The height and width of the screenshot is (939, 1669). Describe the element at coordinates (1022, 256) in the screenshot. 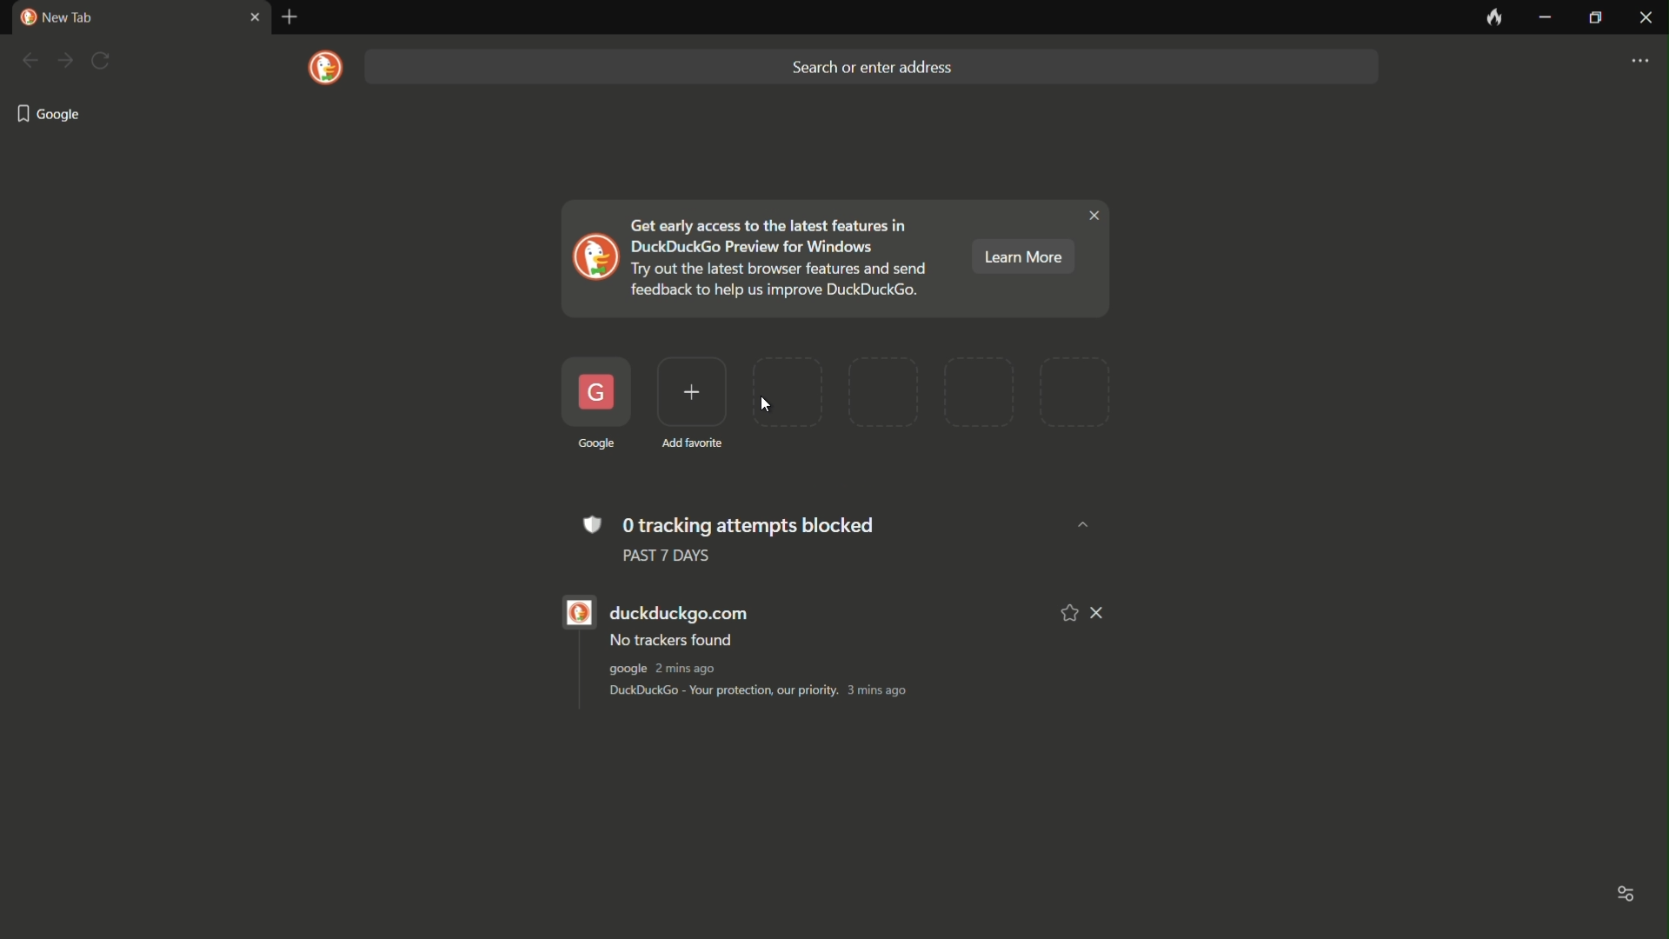

I see `learn more` at that location.